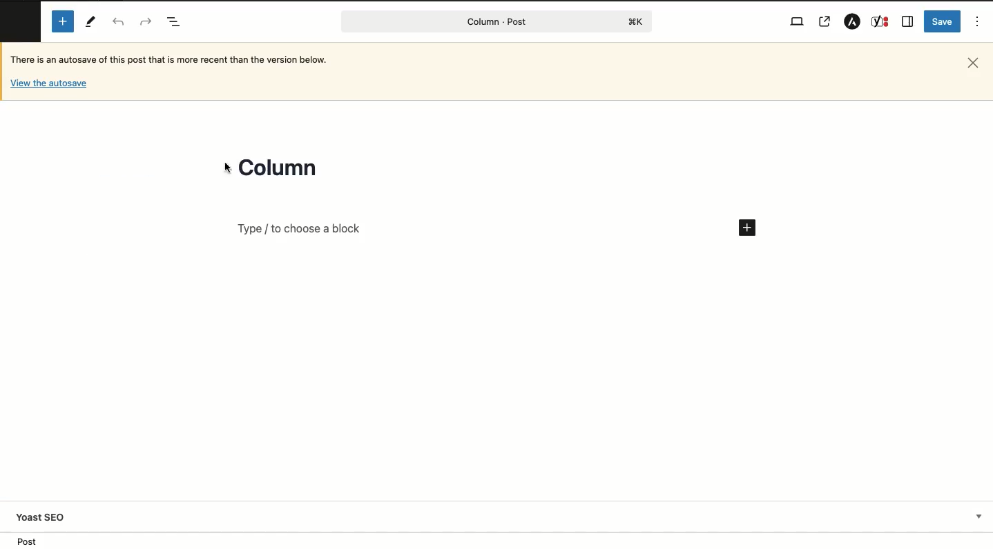 This screenshot has width=993, height=549. Describe the element at coordinates (908, 22) in the screenshot. I see `Sidebar` at that location.